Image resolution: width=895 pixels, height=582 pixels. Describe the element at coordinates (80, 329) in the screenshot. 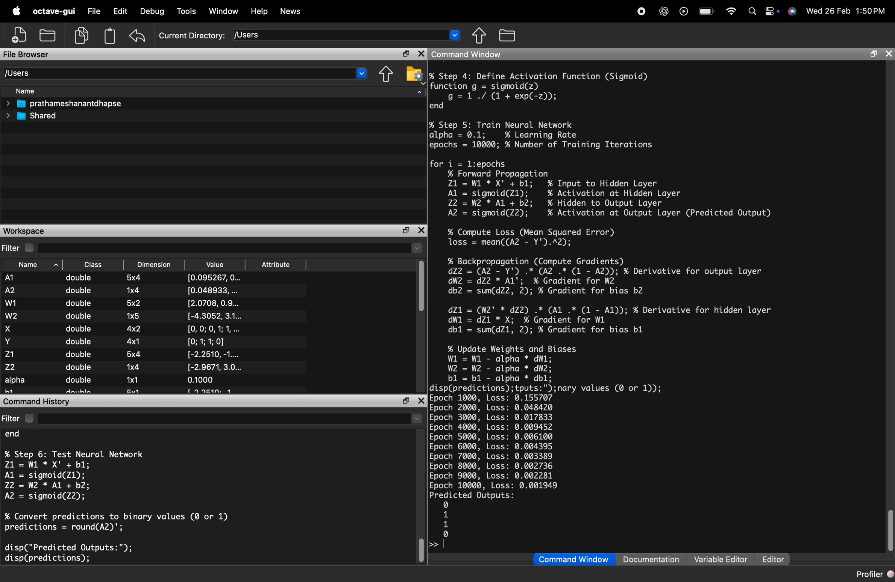

I see `double` at that location.